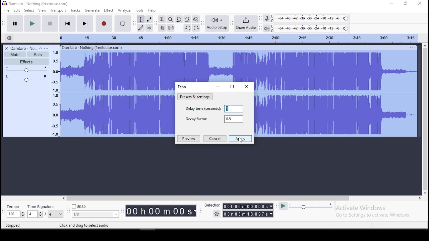  I want to click on Drop down, so click(60, 214).